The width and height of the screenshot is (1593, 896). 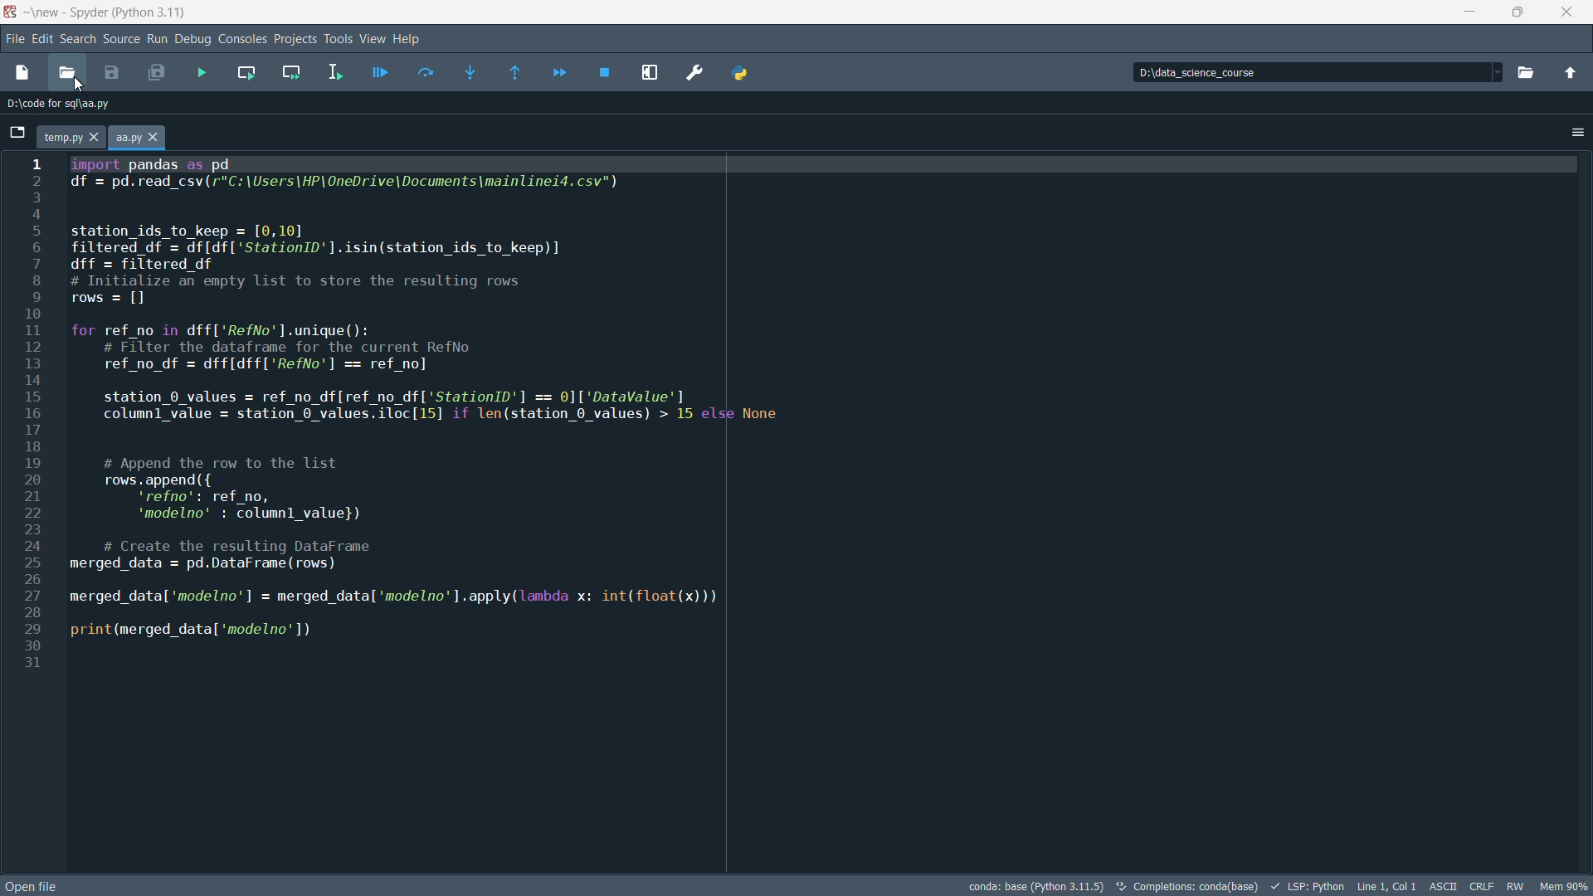 I want to click on run file, so click(x=204, y=72).